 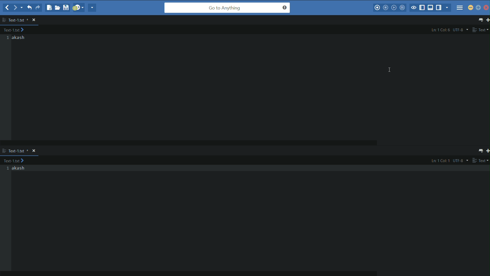 What do you see at coordinates (17, 161) in the screenshot?
I see `Text-1 File` at bounding box center [17, 161].